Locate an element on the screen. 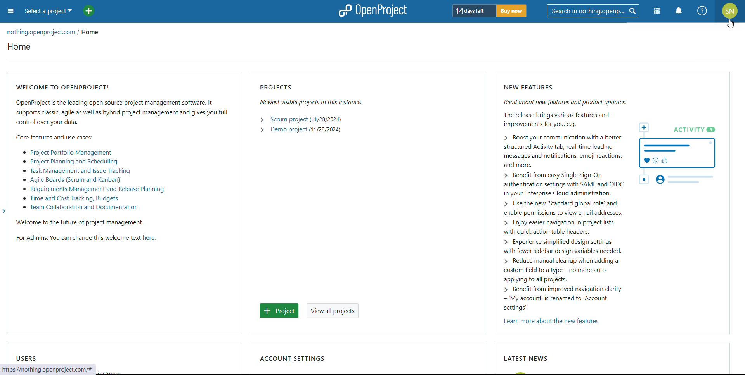 Image resolution: width=745 pixels, height=375 pixels. latest news is located at coordinates (525, 358).